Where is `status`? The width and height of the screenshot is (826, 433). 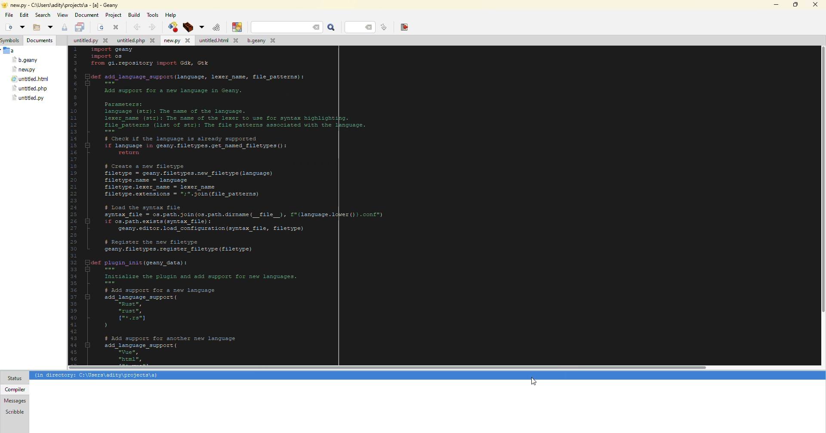
status is located at coordinates (15, 378).